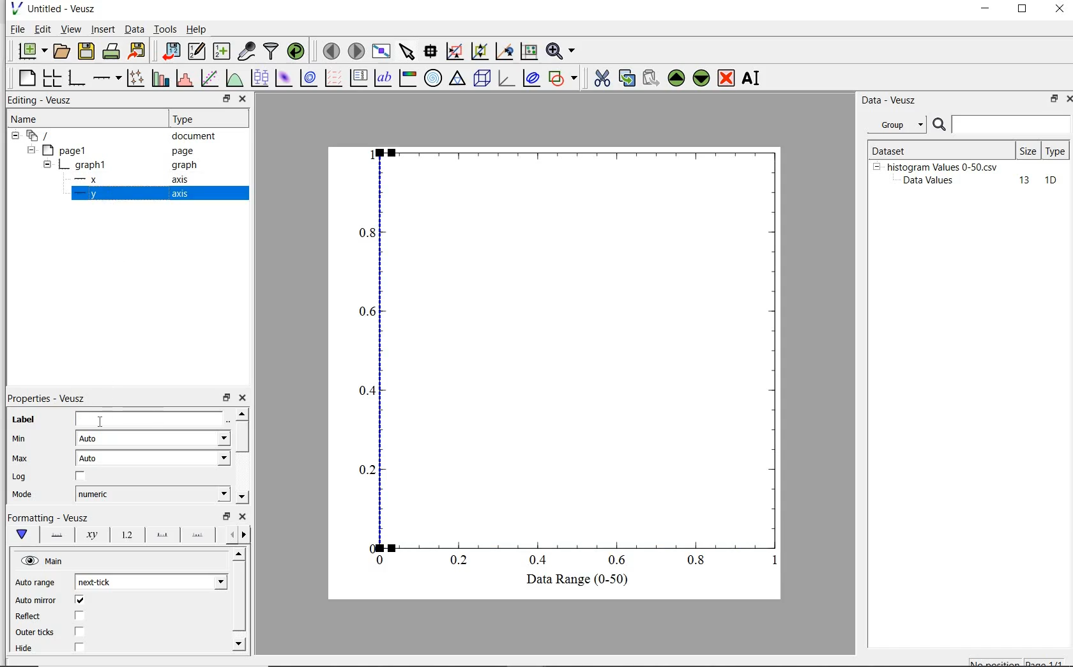 Image resolution: width=1073 pixels, height=667 pixels. Describe the element at coordinates (43, 29) in the screenshot. I see `edit` at that location.